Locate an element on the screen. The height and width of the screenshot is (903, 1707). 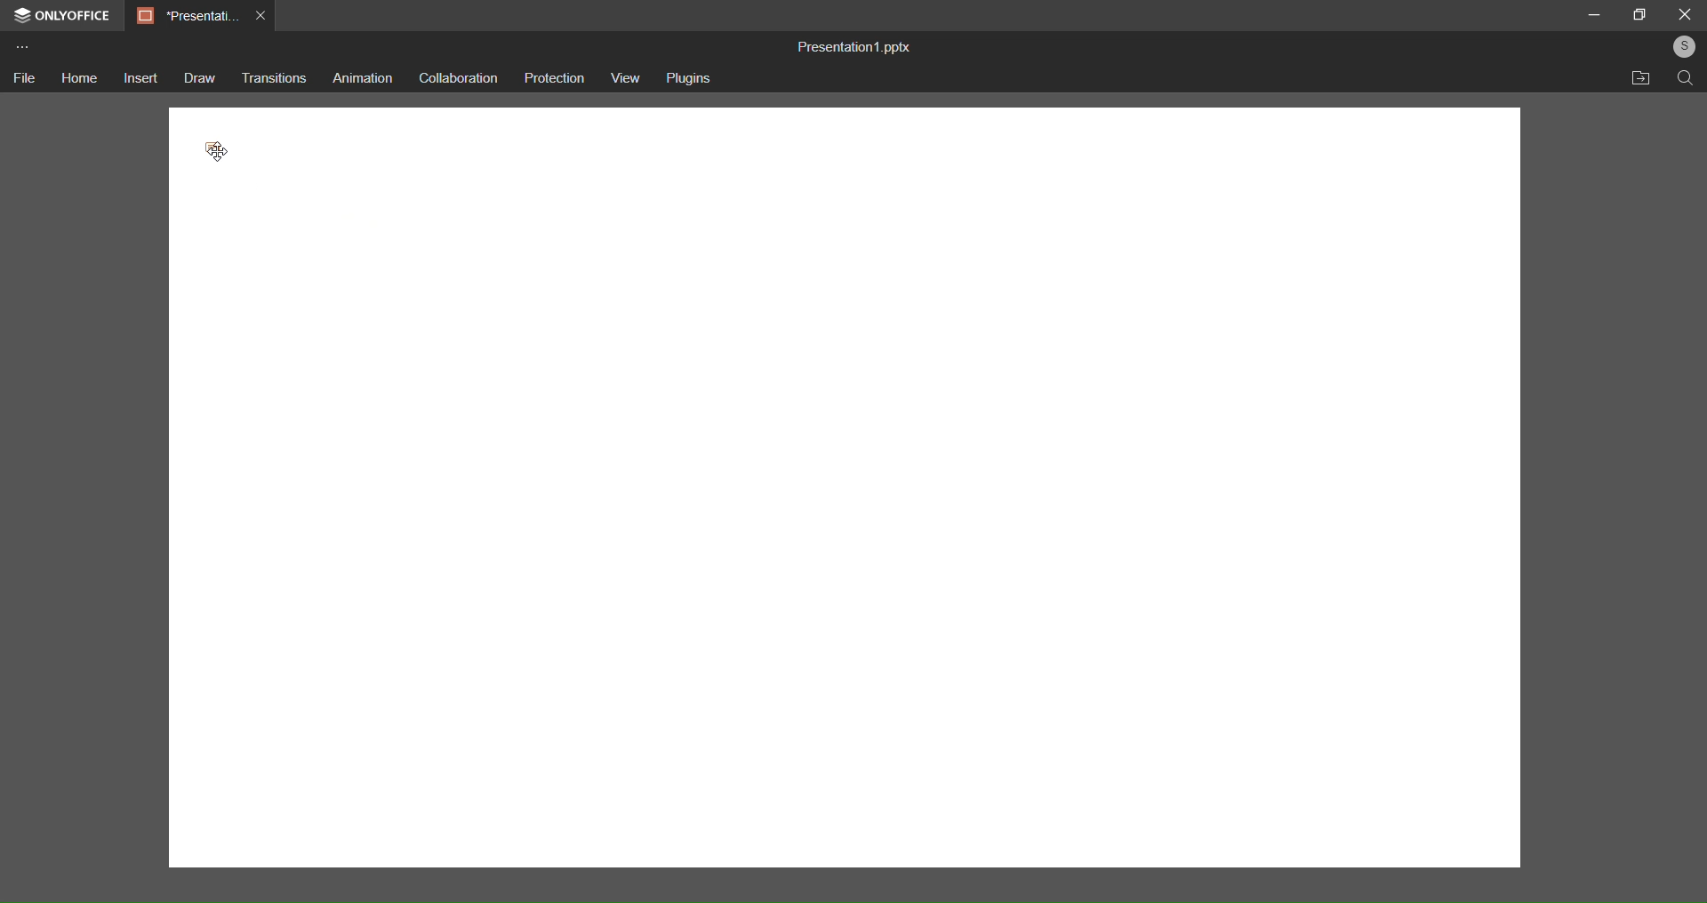
Presentation1.pptx is located at coordinates (862, 45).